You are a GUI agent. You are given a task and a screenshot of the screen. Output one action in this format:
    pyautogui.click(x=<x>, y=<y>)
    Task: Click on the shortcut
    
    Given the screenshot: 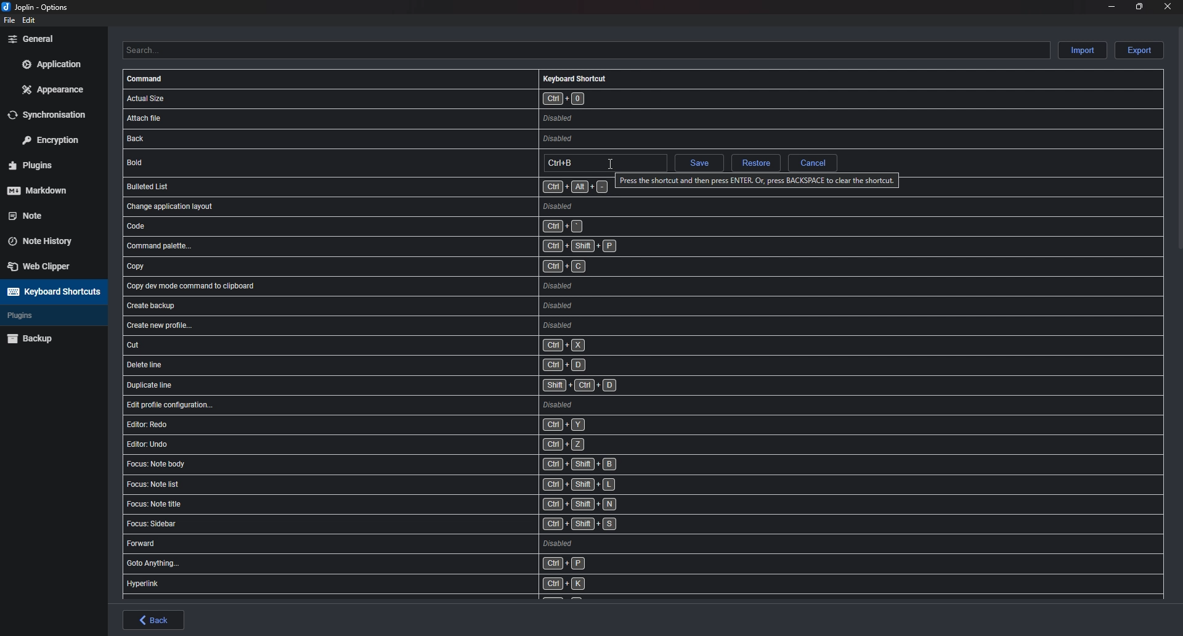 What is the action you would take?
    pyautogui.click(x=415, y=226)
    